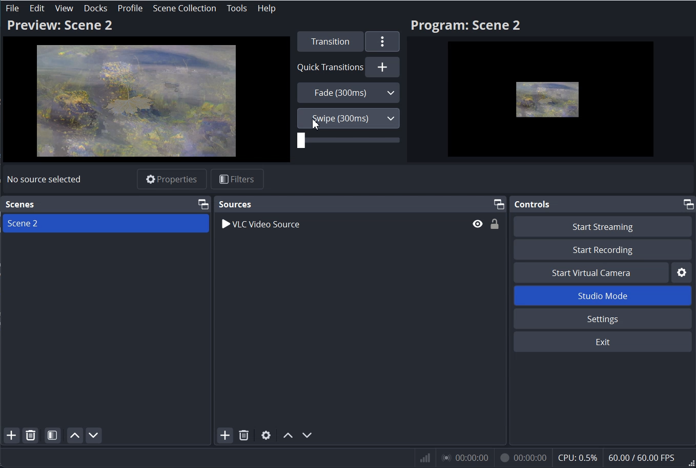 The image size is (696, 468). Describe the element at coordinates (349, 142) in the screenshot. I see `Time Adjuster handle` at that location.